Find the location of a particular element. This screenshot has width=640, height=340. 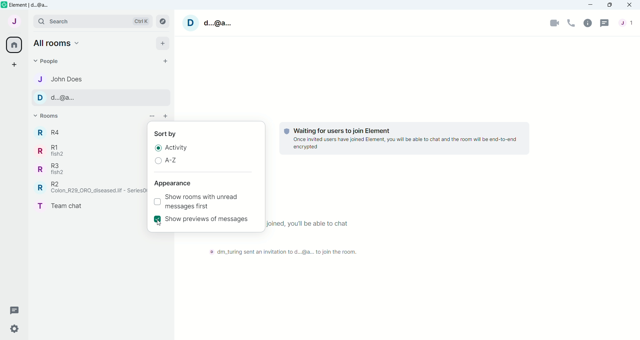

Contact name is located at coordinates (71, 78).